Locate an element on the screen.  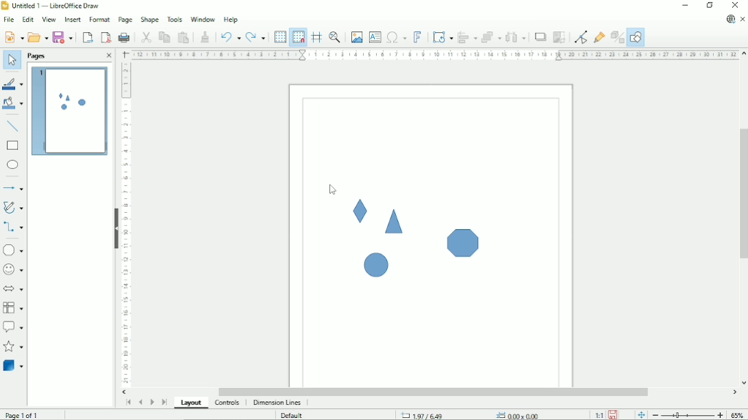
Update available is located at coordinates (730, 19).